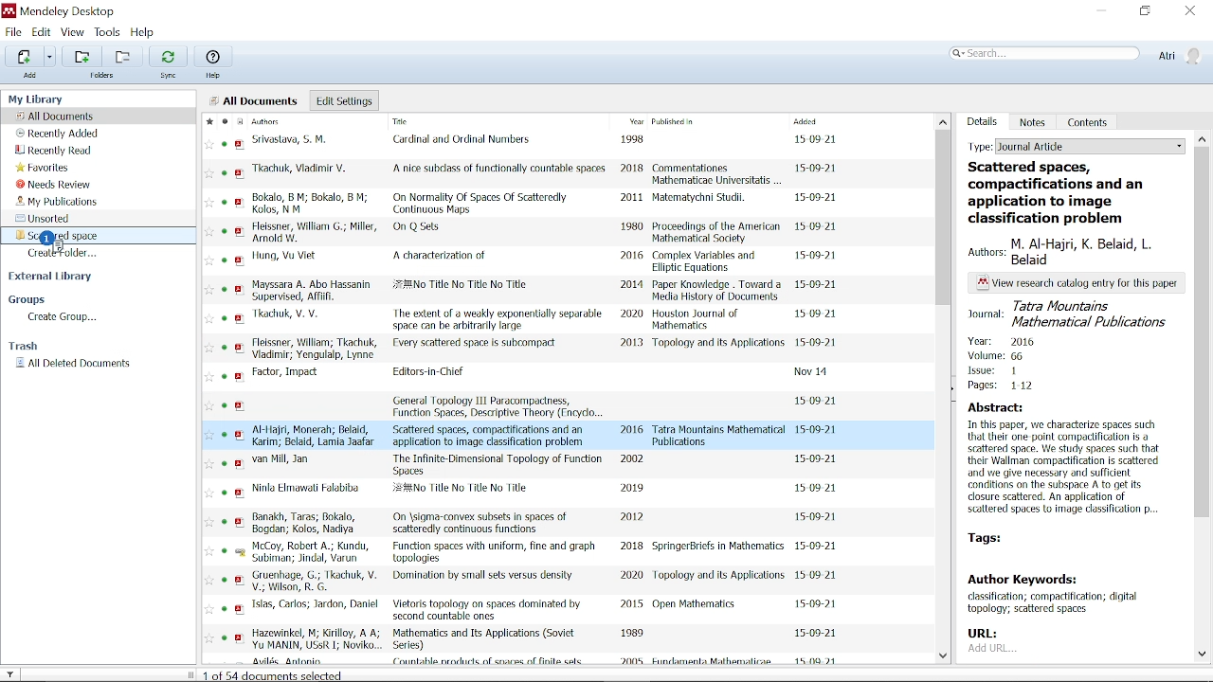 This screenshot has width=1213, height=682. Describe the element at coordinates (635, 140) in the screenshot. I see `1998` at that location.